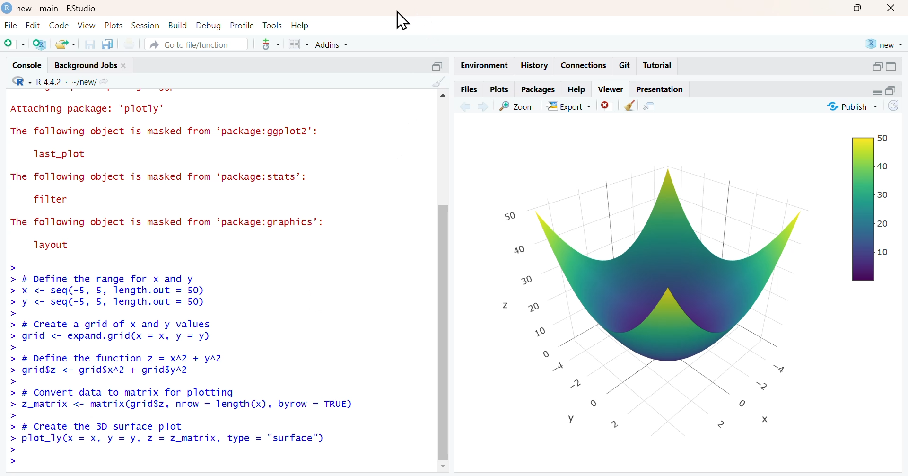 This screenshot has width=908, height=476. Describe the element at coordinates (133, 44) in the screenshot. I see `print the current file` at that location.